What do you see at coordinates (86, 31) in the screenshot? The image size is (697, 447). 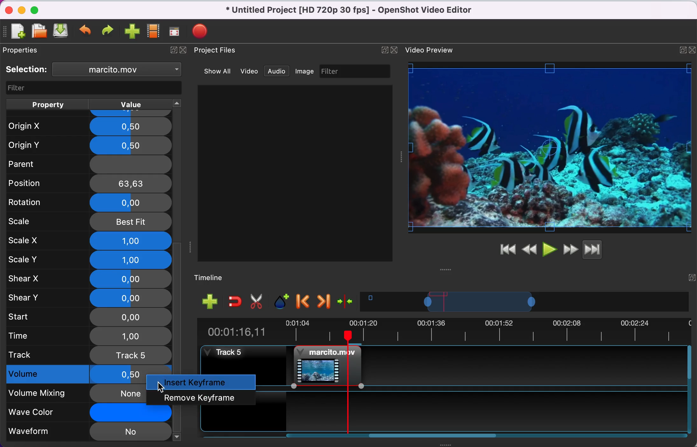 I see `undo` at bounding box center [86, 31].